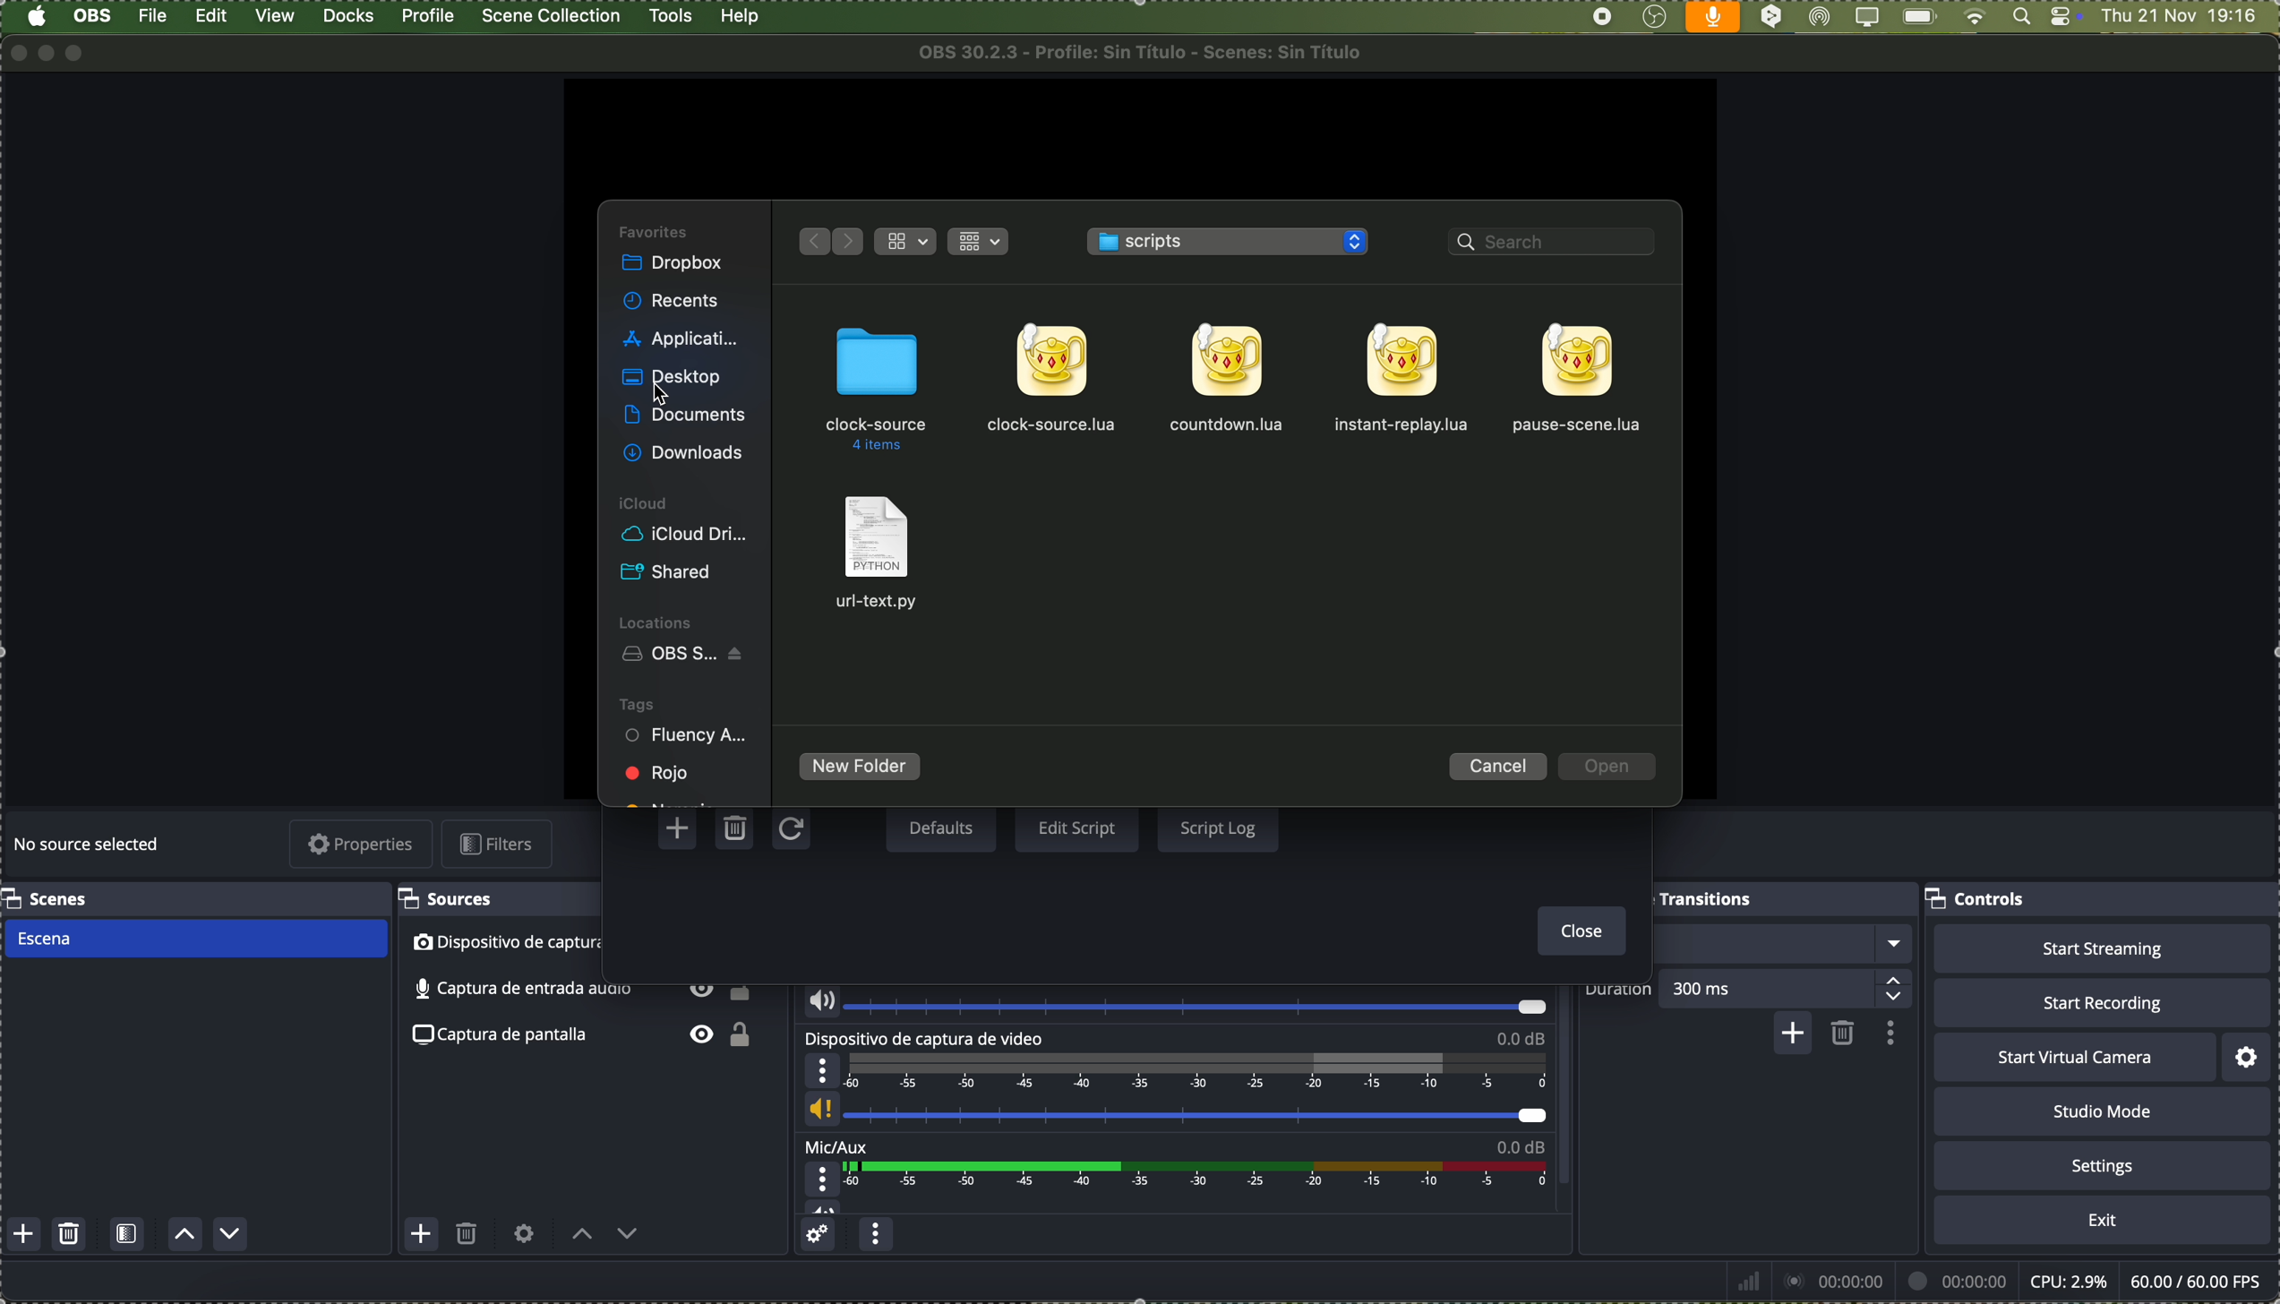  Describe the element at coordinates (660, 772) in the screenshot. I see `red tag` at that location.